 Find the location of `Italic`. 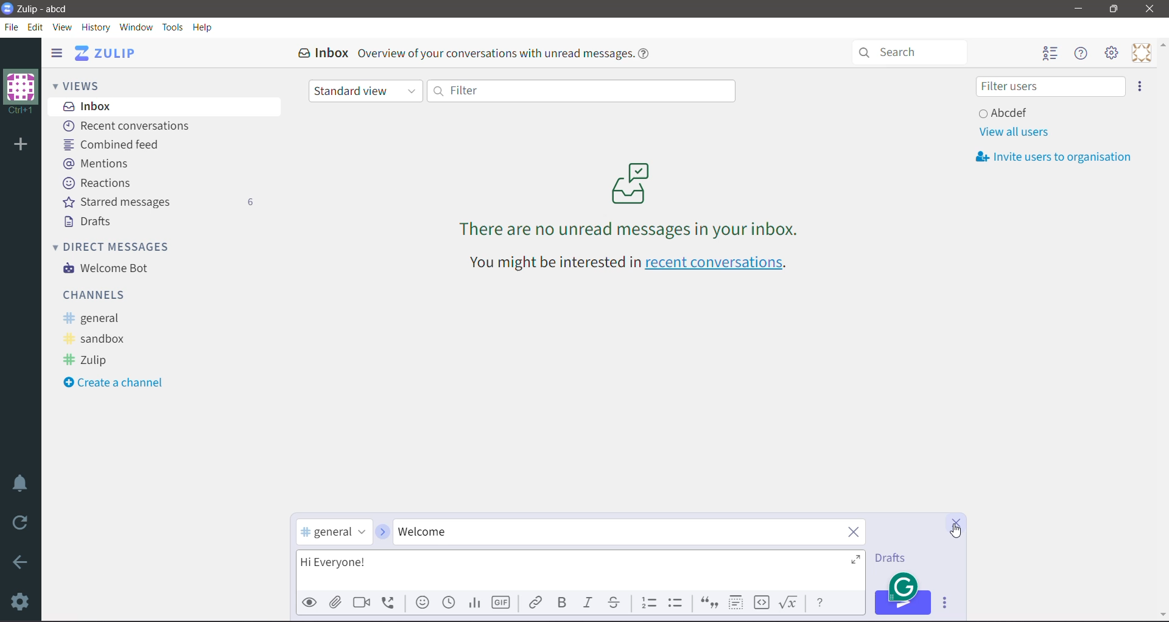

Italic is located at coordinates (587, 603).